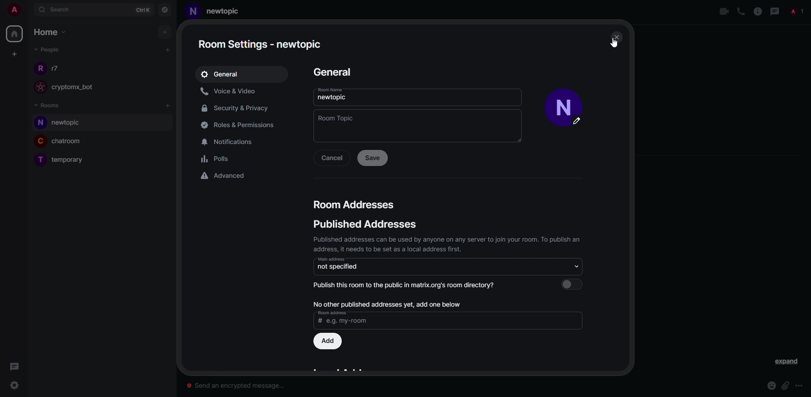  Describe the element at coordinates (139, 10) in the screenshot. I see `ctrlK` at that location.